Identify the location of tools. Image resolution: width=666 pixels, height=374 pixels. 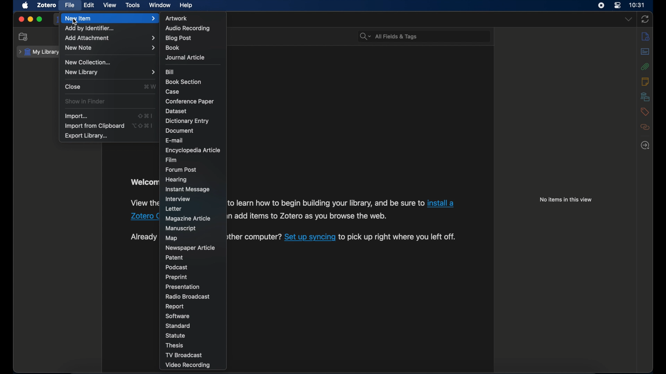
(133, 5).